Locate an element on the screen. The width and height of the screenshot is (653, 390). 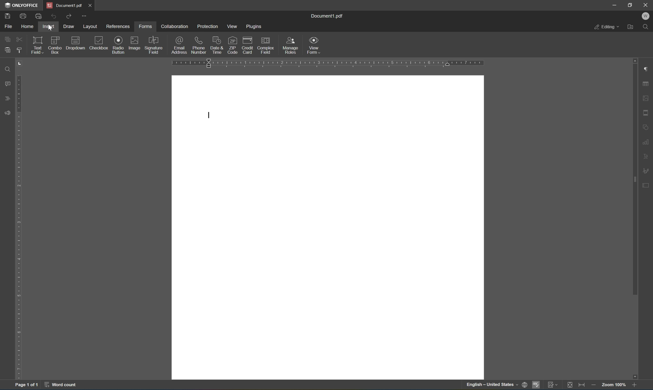
collaboration is located at coordinates (175, 27).